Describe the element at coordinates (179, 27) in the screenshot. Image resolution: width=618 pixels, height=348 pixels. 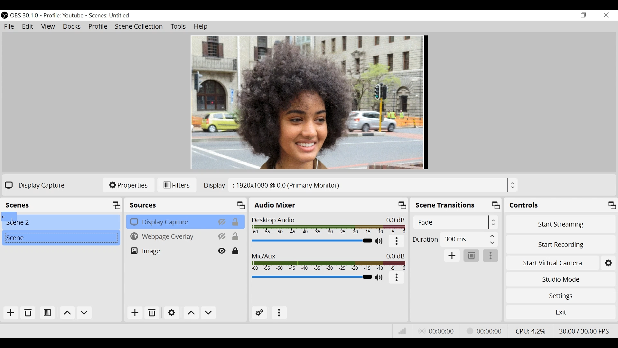
I see `Tools` at that location.